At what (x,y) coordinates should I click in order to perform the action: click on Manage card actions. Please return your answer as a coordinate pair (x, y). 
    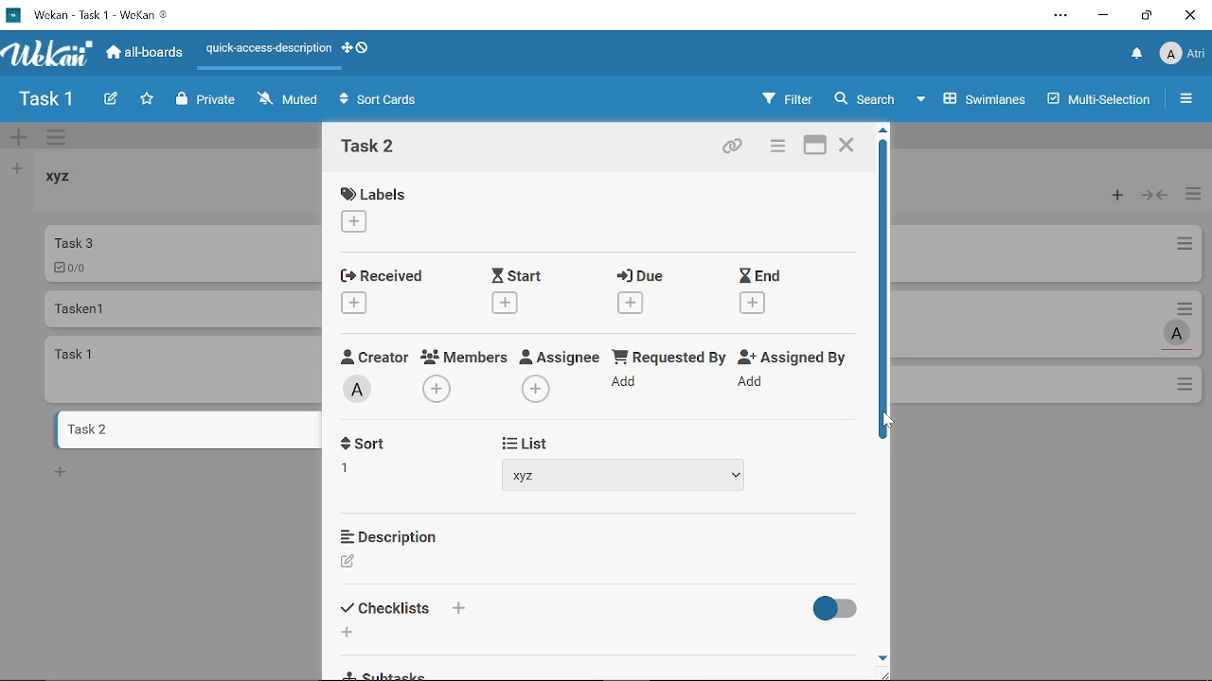
    Looking at the image, I should click on (1193, 196).